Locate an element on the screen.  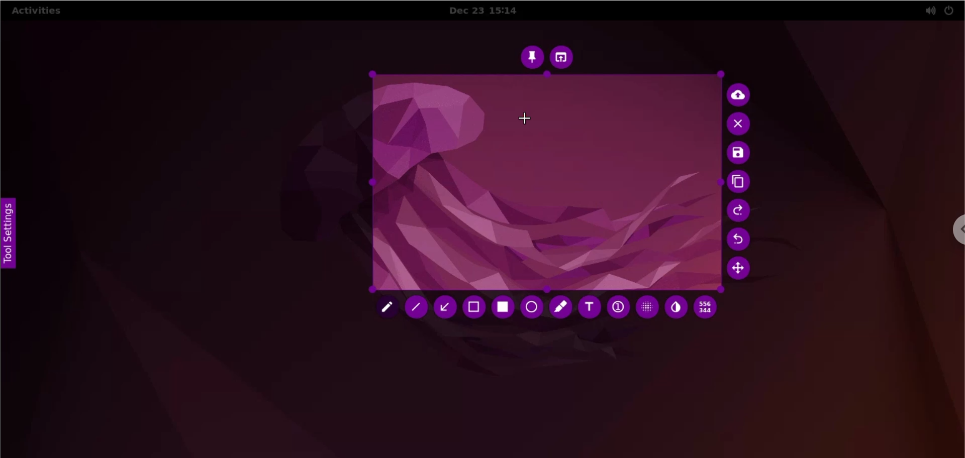
copy to clipboard is located at coordinates (743, 182).